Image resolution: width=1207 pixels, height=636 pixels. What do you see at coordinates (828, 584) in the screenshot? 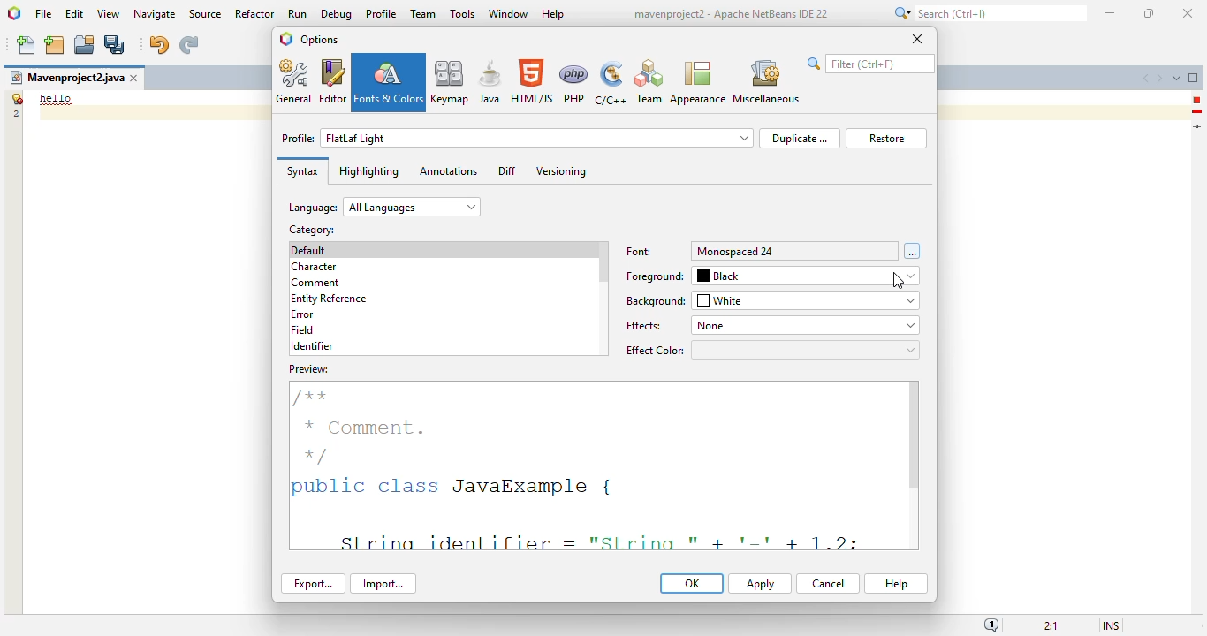
I see `cancel` at bounding box center [828, 584].